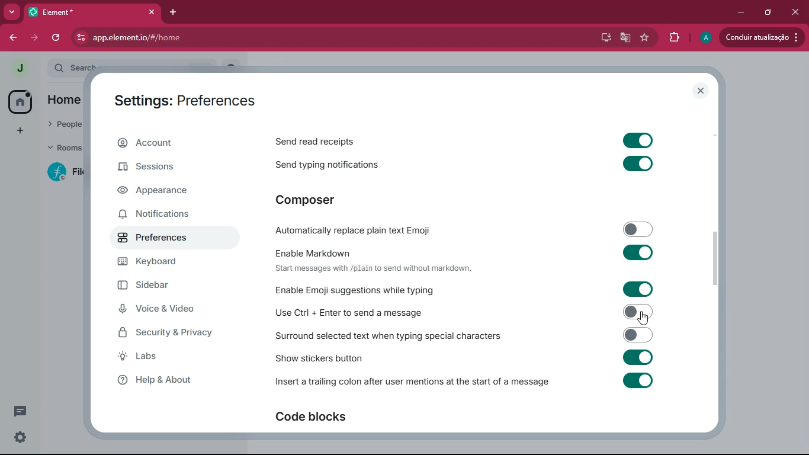 The height and width of the screenshot is (455, 809). Describe the element at coordinates (357, 232) in the screenshot. I see `automatically replace` at that location.